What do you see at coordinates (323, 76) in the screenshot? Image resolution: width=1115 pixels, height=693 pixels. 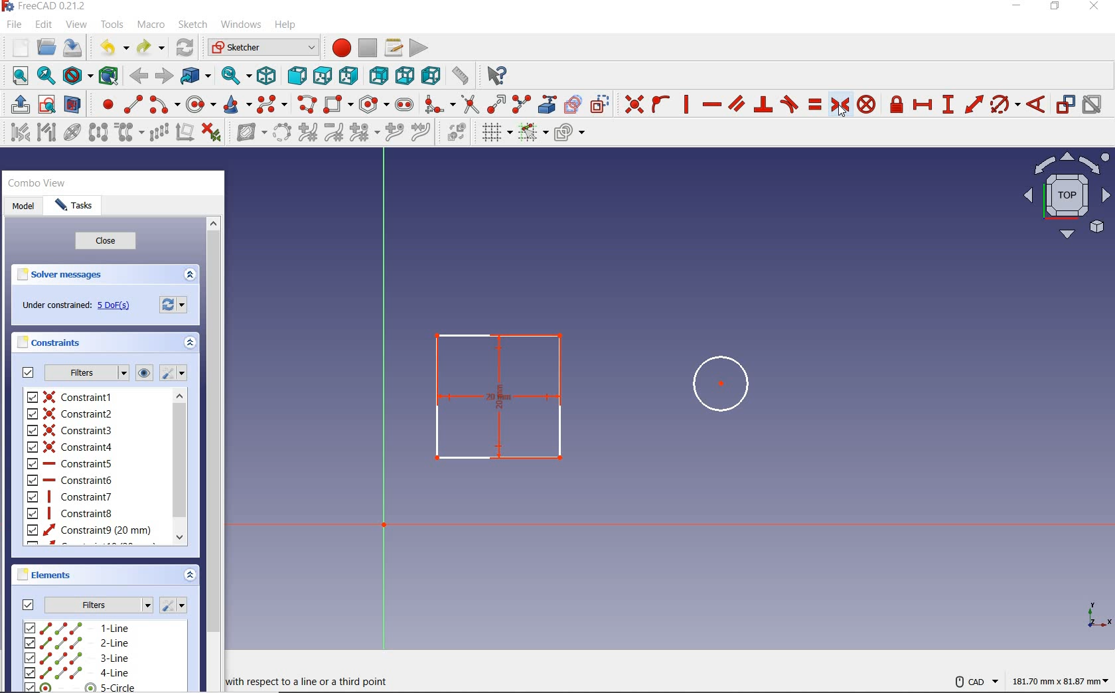 I see `top` at bounding box center [323, 76].